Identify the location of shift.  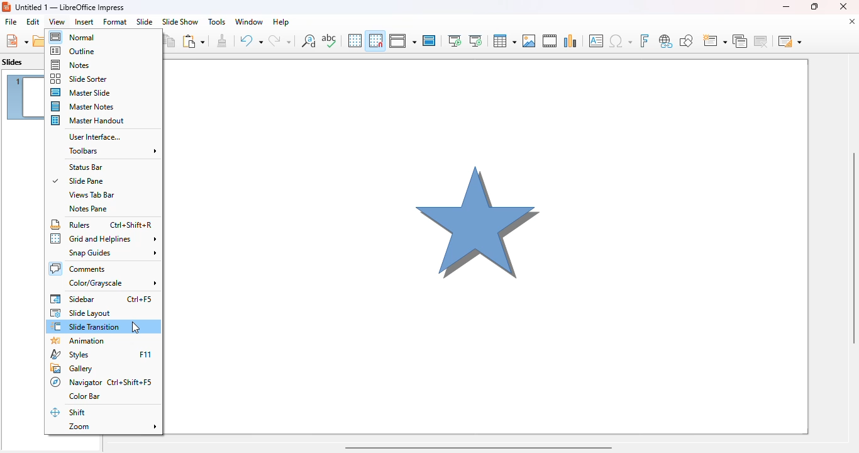
(69, 412).